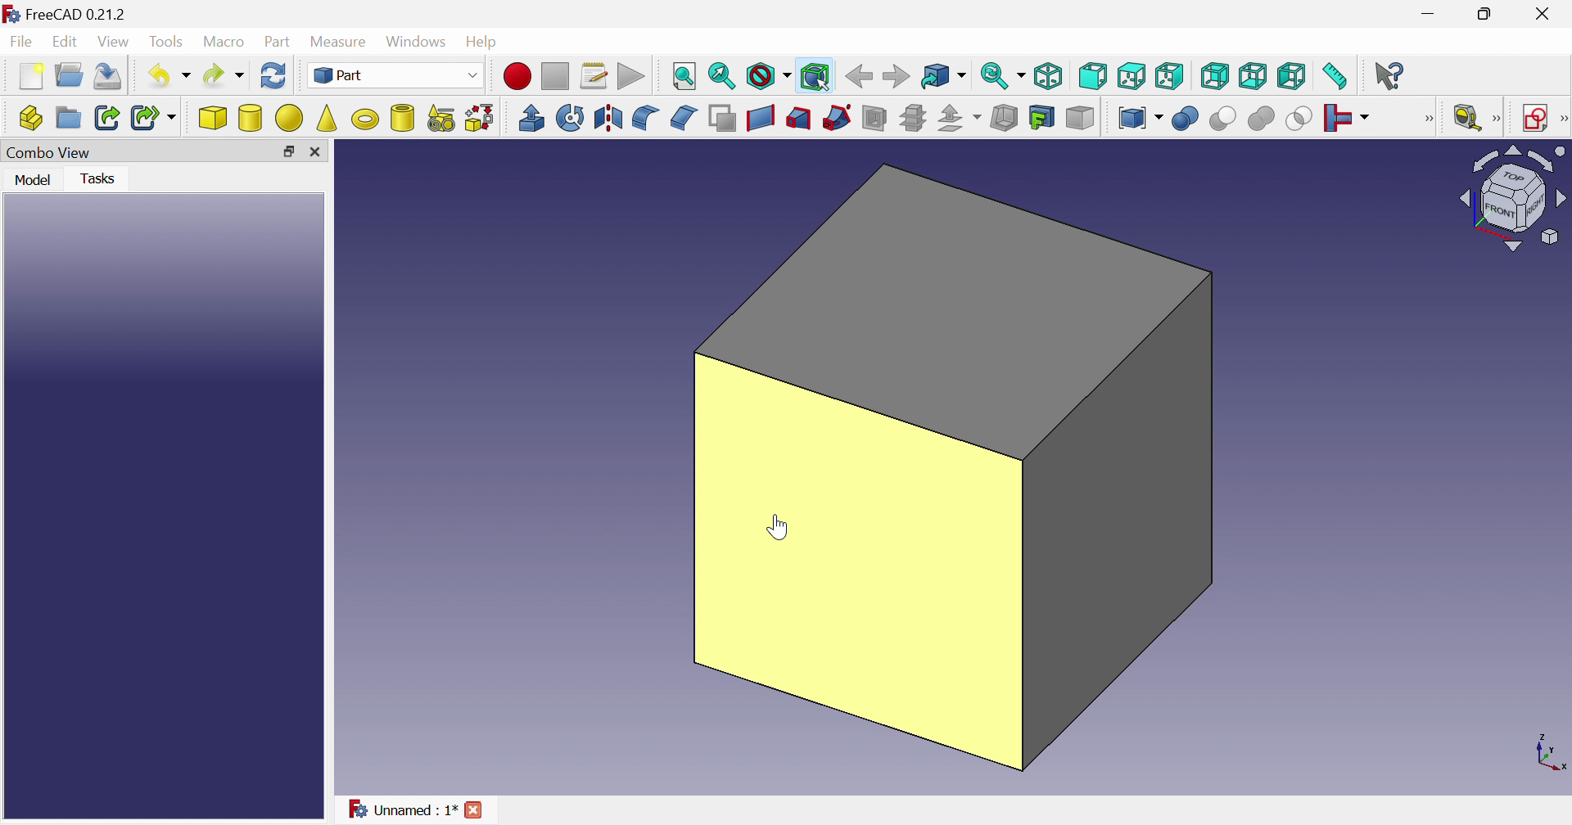  Describe the element at coordinates (722, 77) in the screenshot. I see `Fit selection` at that location.